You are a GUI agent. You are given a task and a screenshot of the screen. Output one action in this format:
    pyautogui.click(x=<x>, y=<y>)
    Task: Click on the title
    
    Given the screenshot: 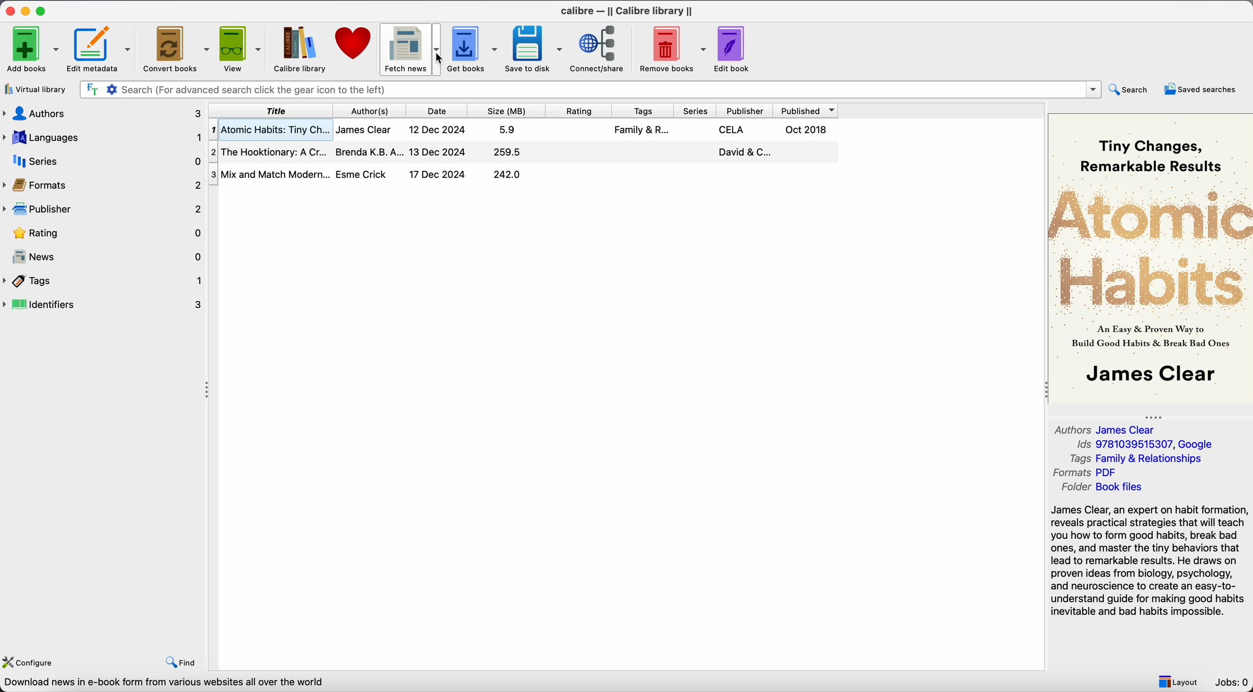 What is the action you would take?
    pyautogui.click(x=272, y=111)
    